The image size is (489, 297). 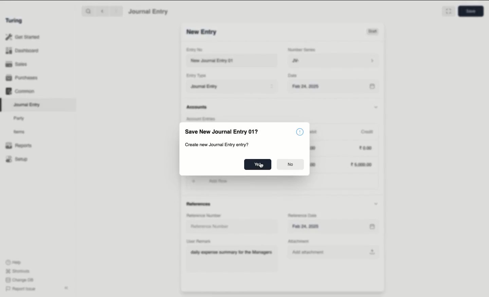 I want to click on Forward, so click(x=116, y=11).